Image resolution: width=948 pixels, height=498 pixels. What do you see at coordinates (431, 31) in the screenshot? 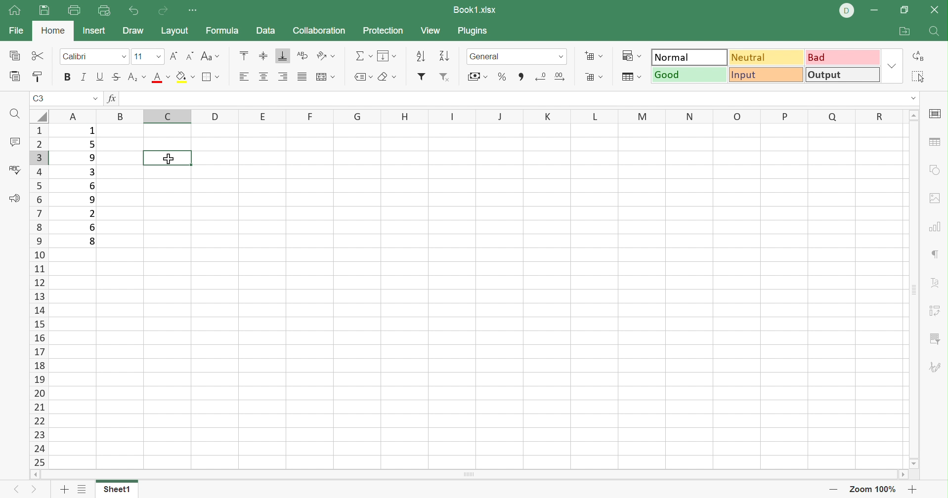
I see `View` at bounding box center [431, 31].